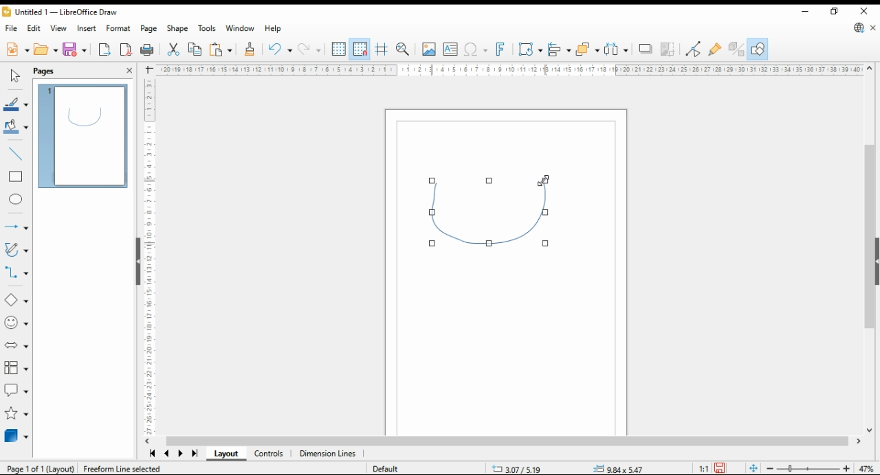  What do you see at coordinates (863, 10) in the screenshot?
I see `close window` at bounding box center [863, 10].